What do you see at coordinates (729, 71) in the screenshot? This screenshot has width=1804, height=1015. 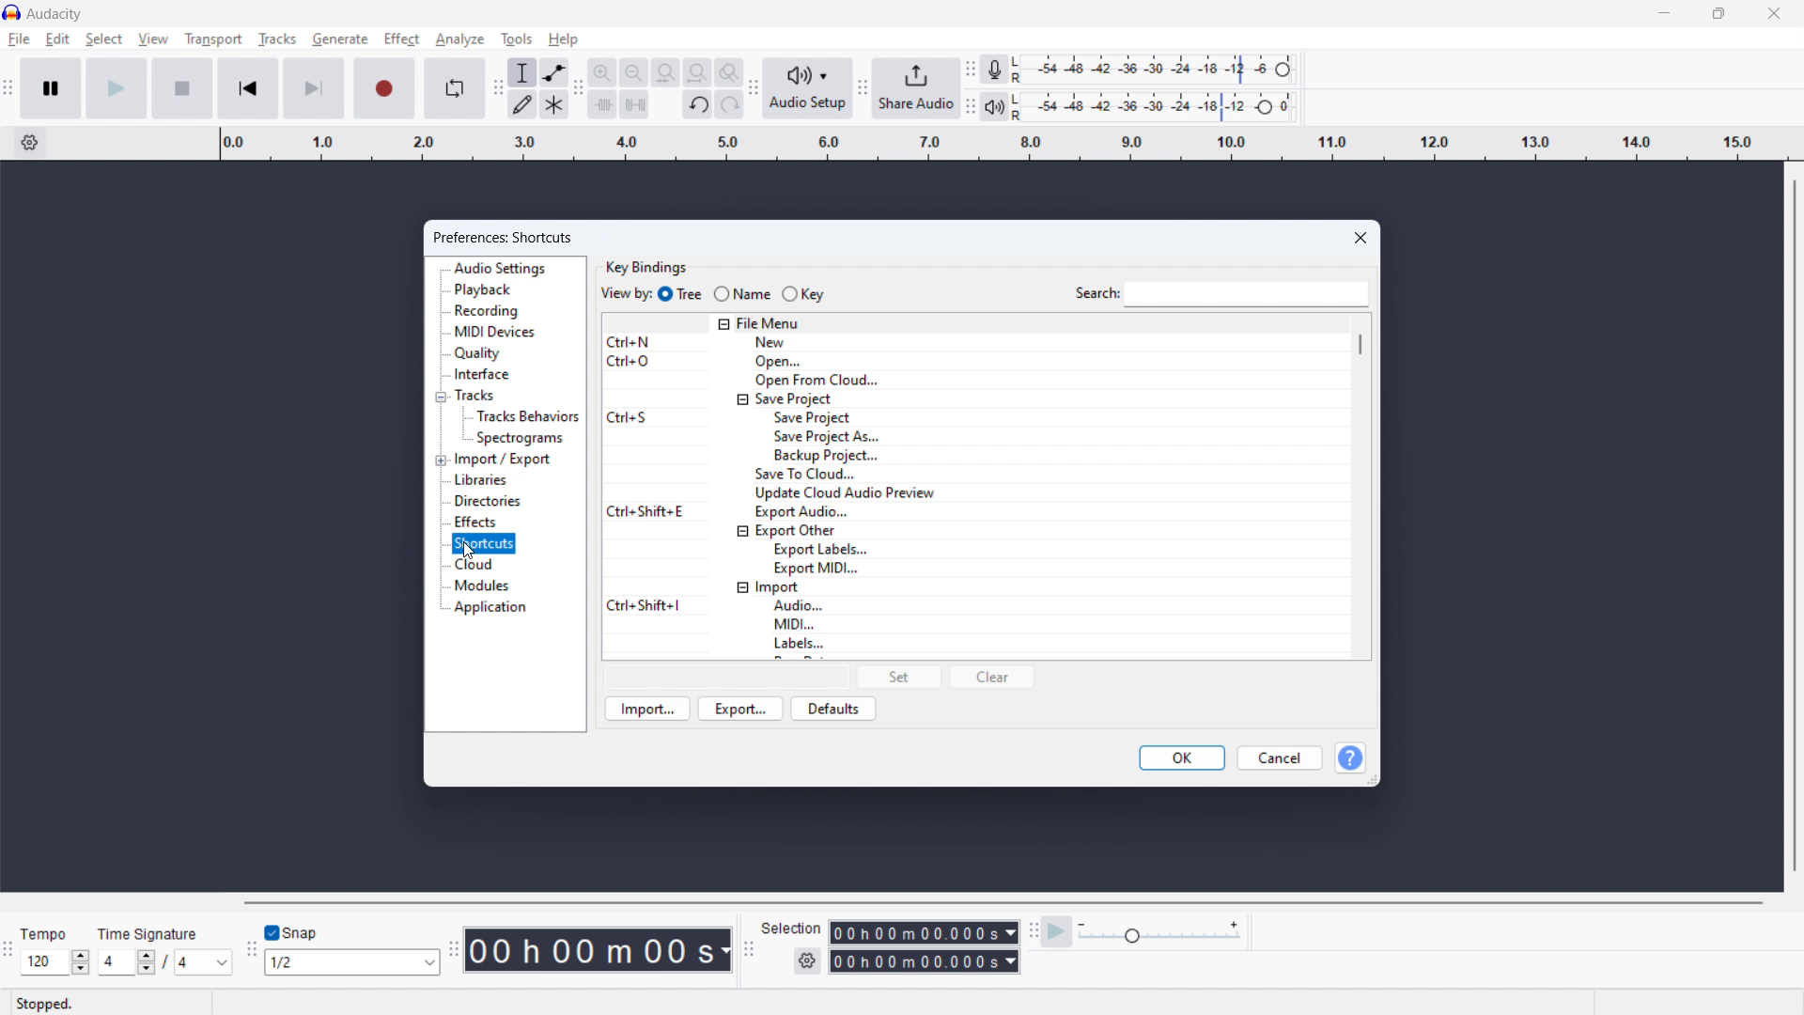 I see `toggle zoom` at bounding box center [729, 71].